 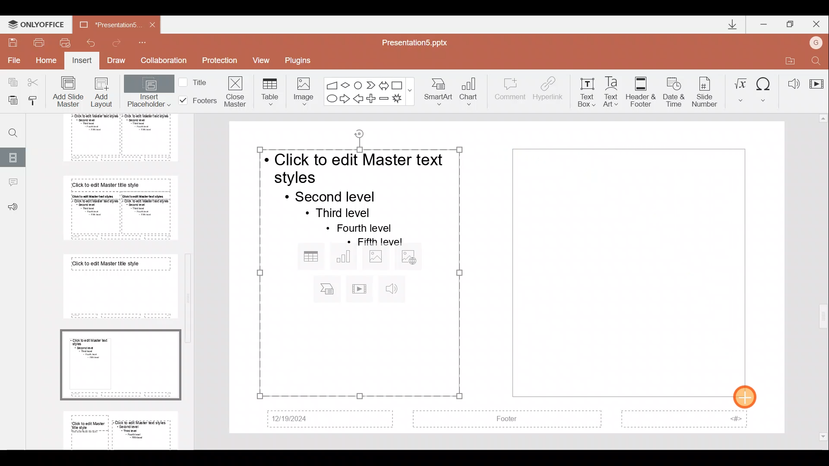 I want to click on Save, so click(x=13, y=41).